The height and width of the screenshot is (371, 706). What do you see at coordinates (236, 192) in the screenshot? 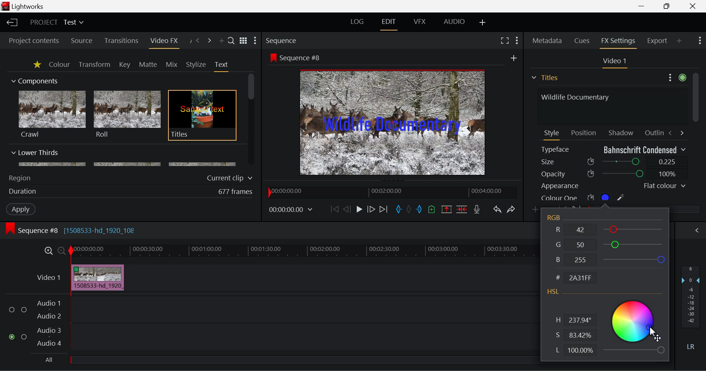
I see `677 frames` at bounding box center [236, 192].